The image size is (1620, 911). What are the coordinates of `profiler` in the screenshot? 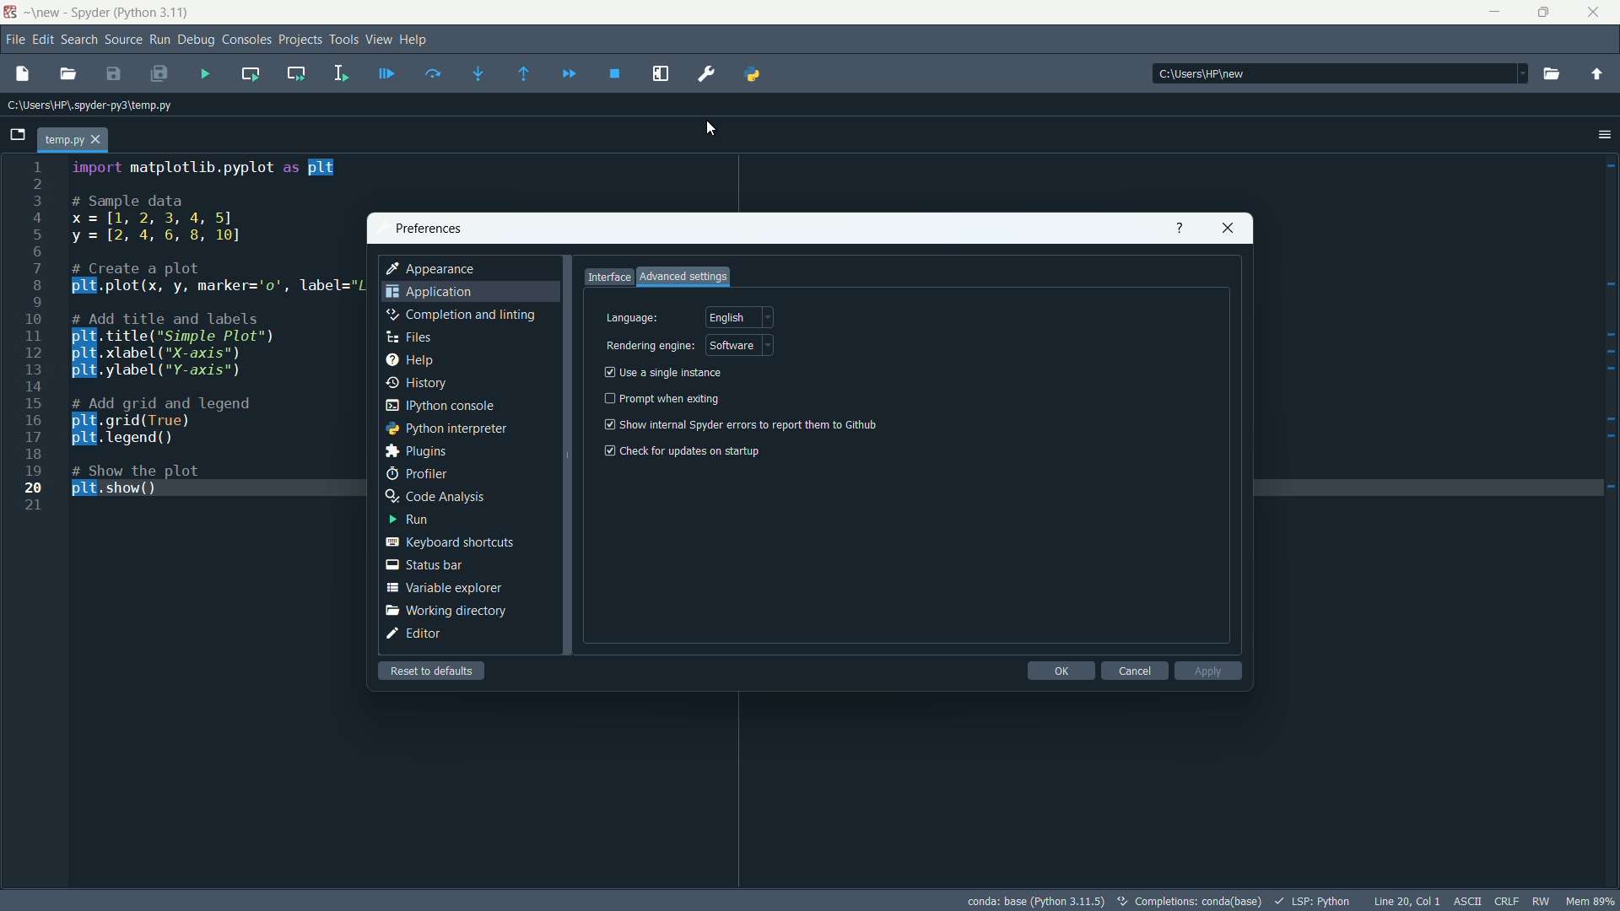 It's located at (417, 475).